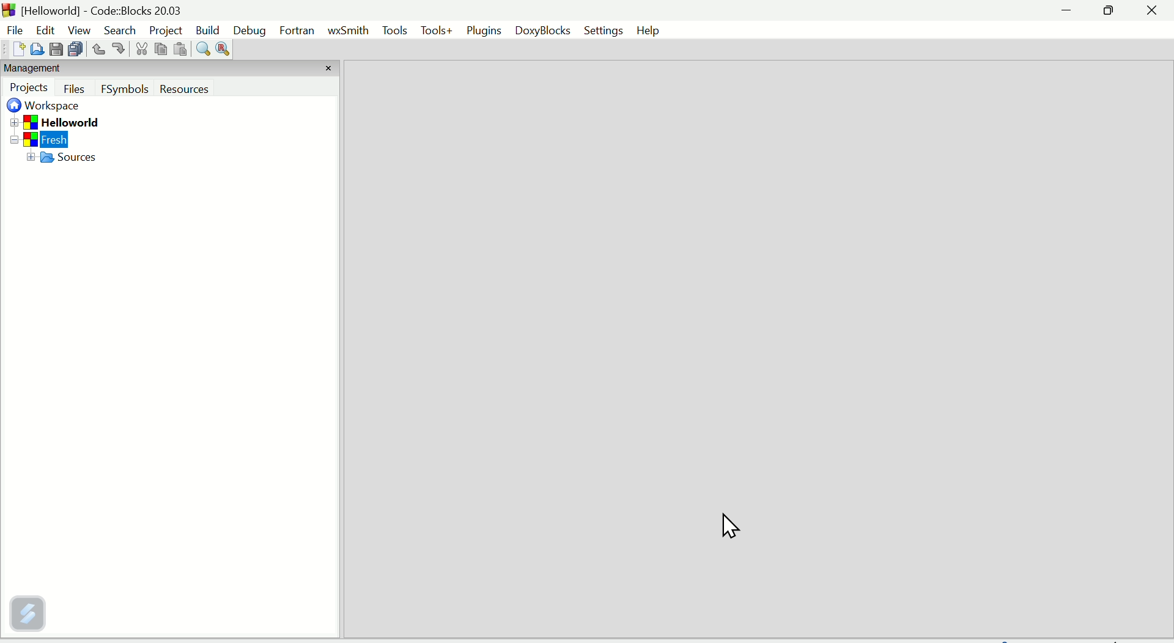 The image size is (1174, 643). I want to click on fortran, so click(300, 32).